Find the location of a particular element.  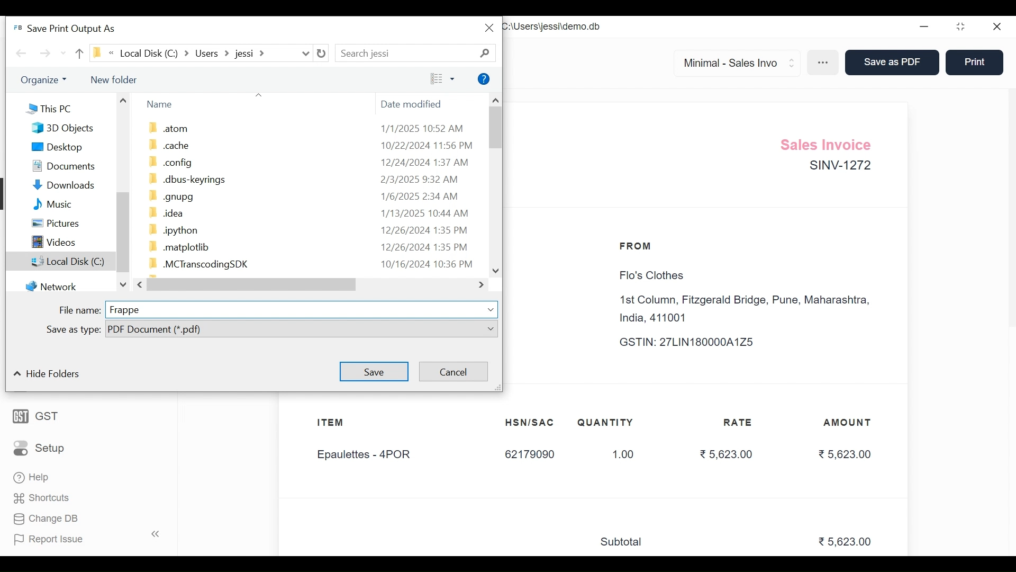

Documents is located at coordinates (57, 165).